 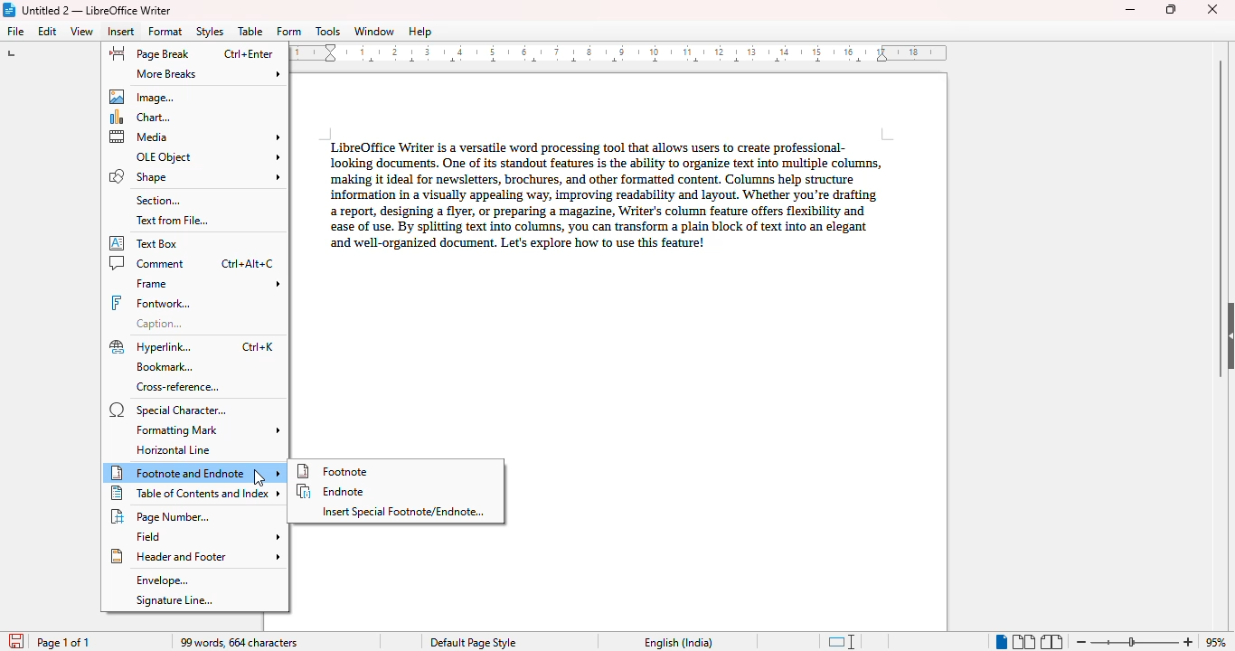 What do you see at coordinates (208, 74) in the screenshot?
I see `more breaks` at bounding box center [208, 74].